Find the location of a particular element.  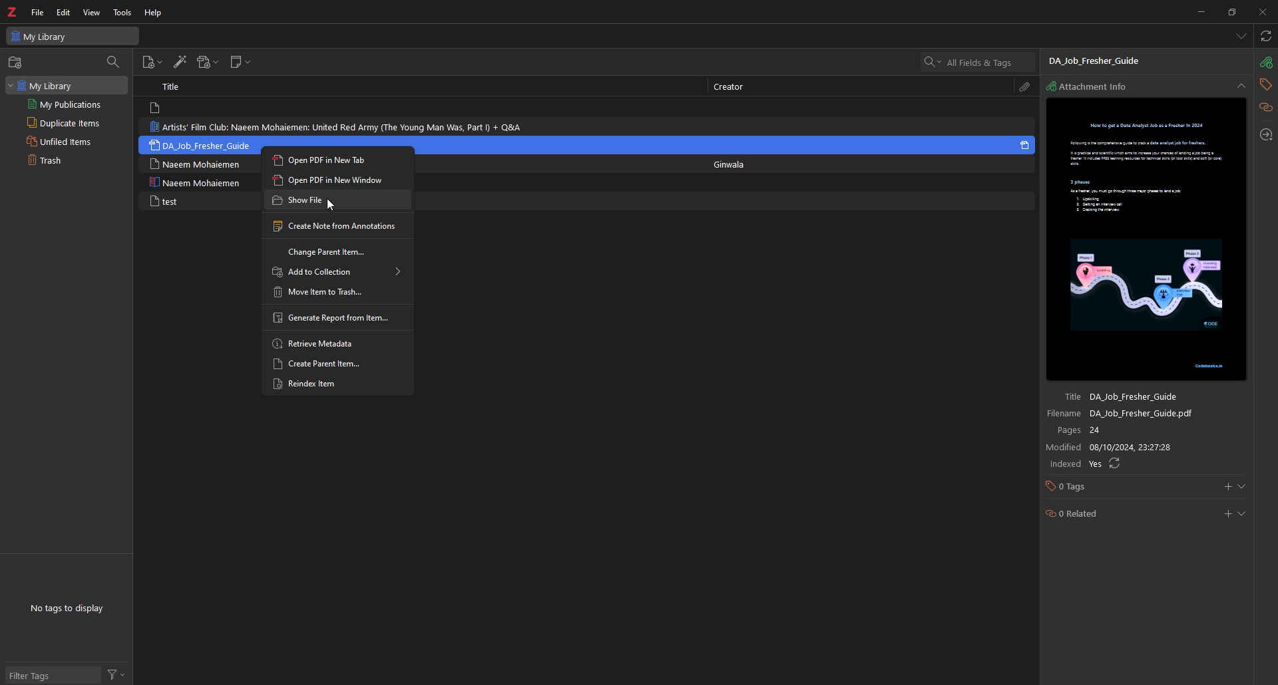

zotero is located at coordinates (13, 11).